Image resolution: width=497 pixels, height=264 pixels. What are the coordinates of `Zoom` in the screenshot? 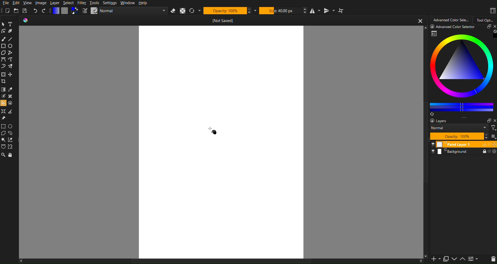 It's located at (3, 155).